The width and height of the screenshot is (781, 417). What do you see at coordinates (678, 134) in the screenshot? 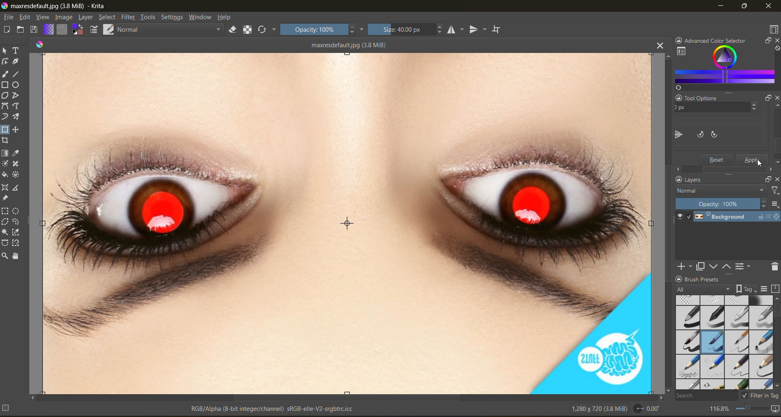
I see `flip horizontally` at bounding box center [678, 134].